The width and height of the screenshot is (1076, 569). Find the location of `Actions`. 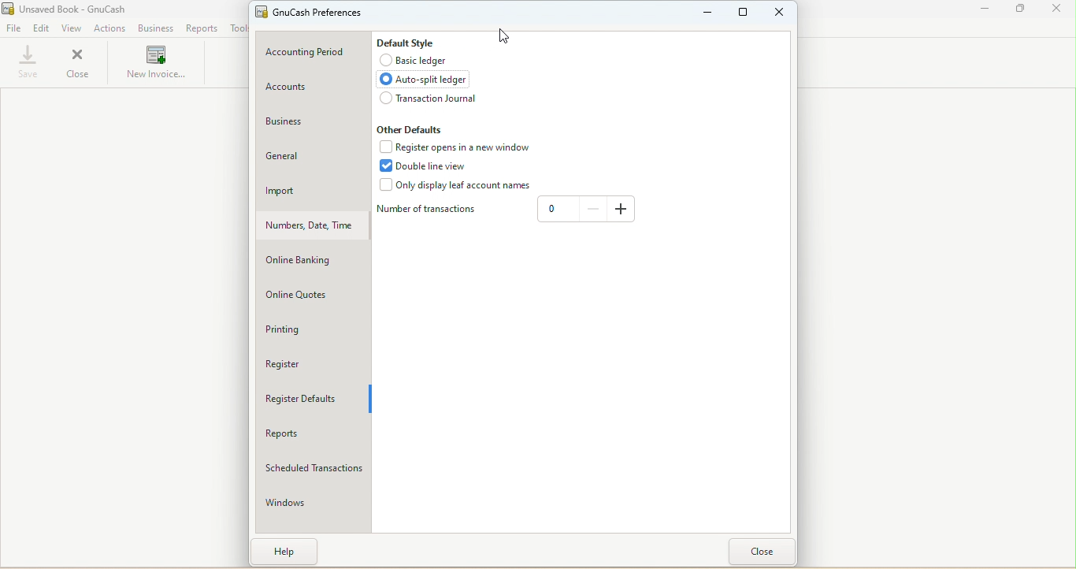

Actions is located at coordinates (110, 29).